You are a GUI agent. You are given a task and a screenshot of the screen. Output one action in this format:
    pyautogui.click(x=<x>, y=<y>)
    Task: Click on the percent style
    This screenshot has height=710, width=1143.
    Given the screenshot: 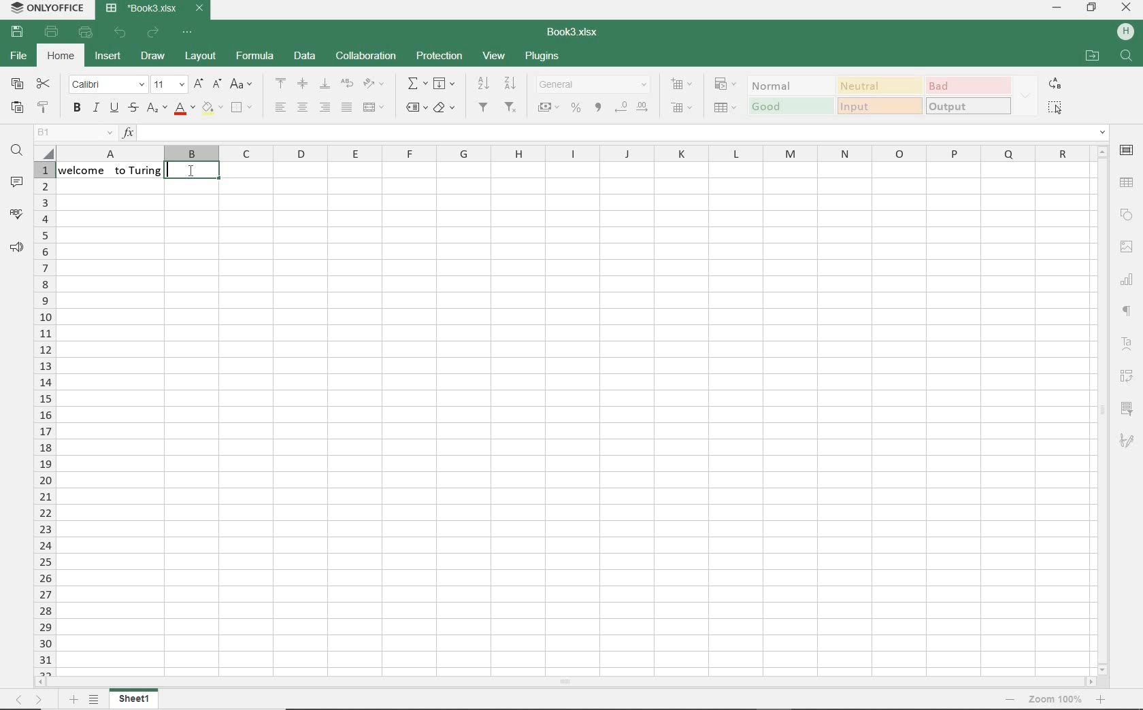 What is the action you would take?
    pyautogui.click(x=576, y=108)
    